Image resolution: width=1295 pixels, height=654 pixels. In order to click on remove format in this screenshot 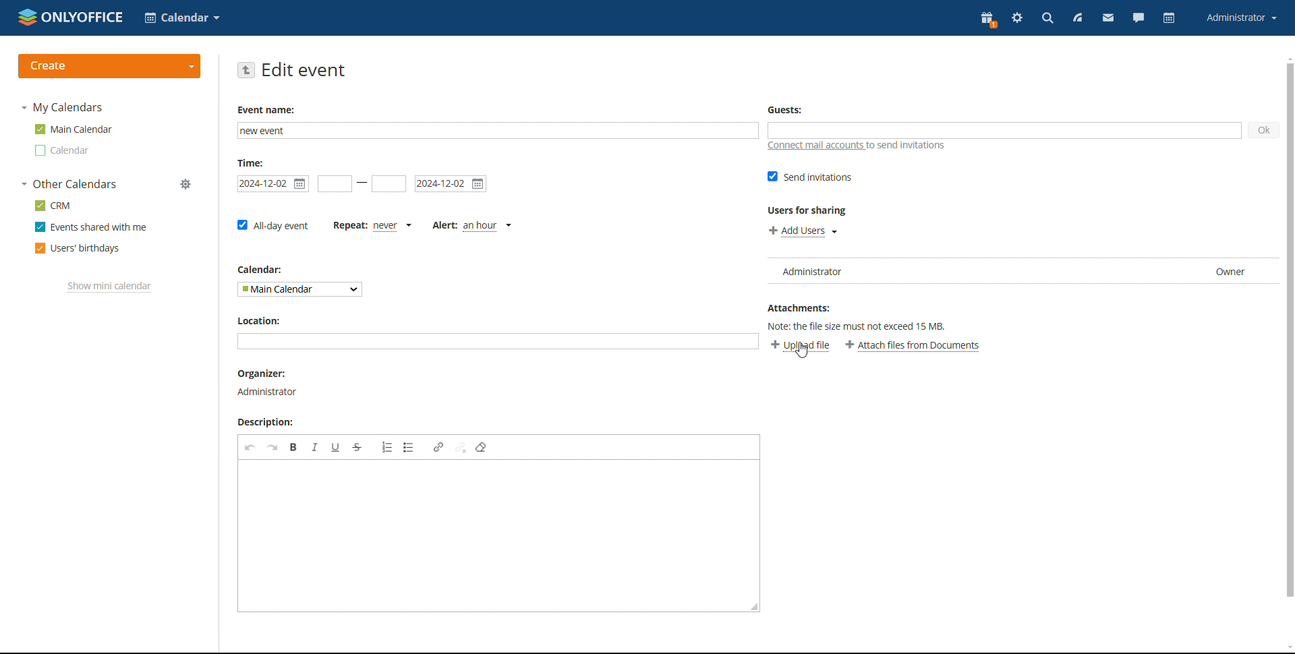, I will do `click(481, 448)`.